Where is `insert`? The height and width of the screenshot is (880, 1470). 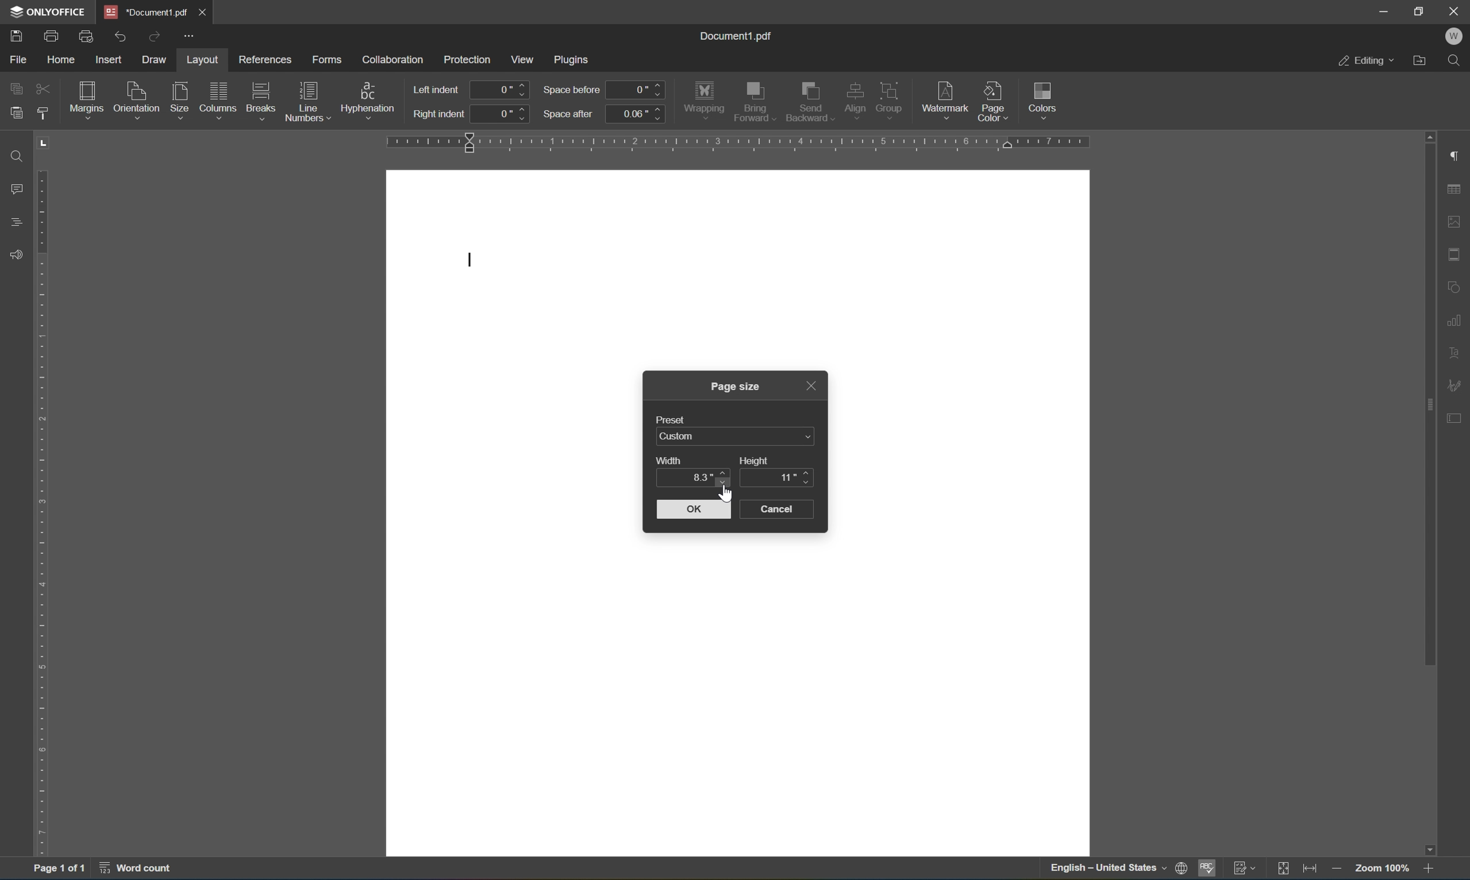 insert is located at coordinates (113, 60).